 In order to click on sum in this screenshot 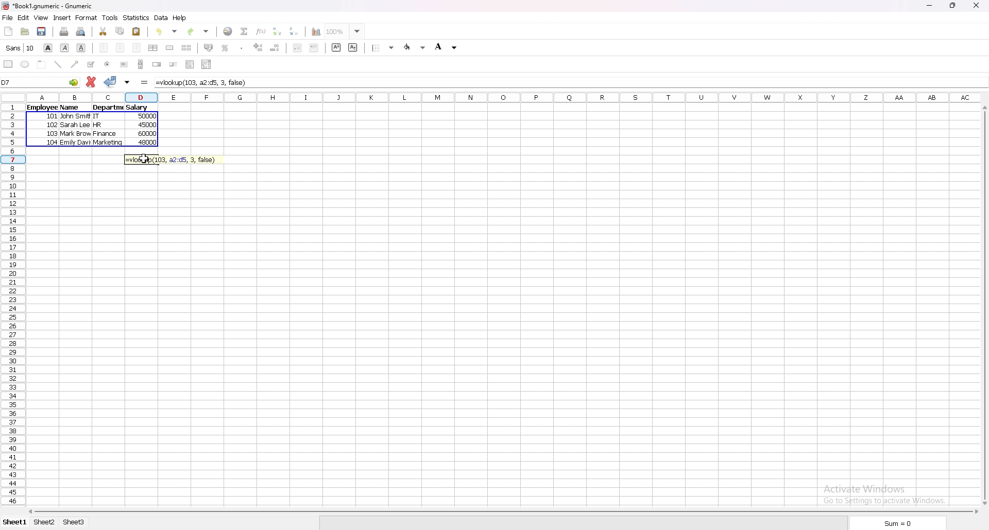, I will do `click(899, 522)`.